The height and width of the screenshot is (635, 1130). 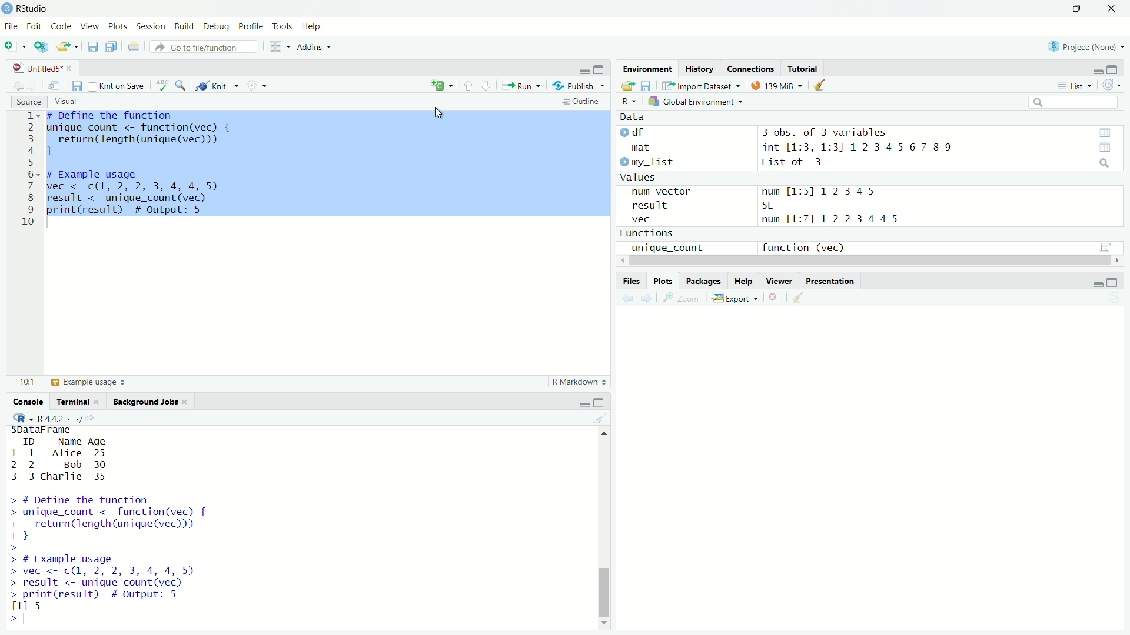 What do you see at coordinates (601, 70) in the screenshot?
I see `maximize` at bounding box center [601, 70].